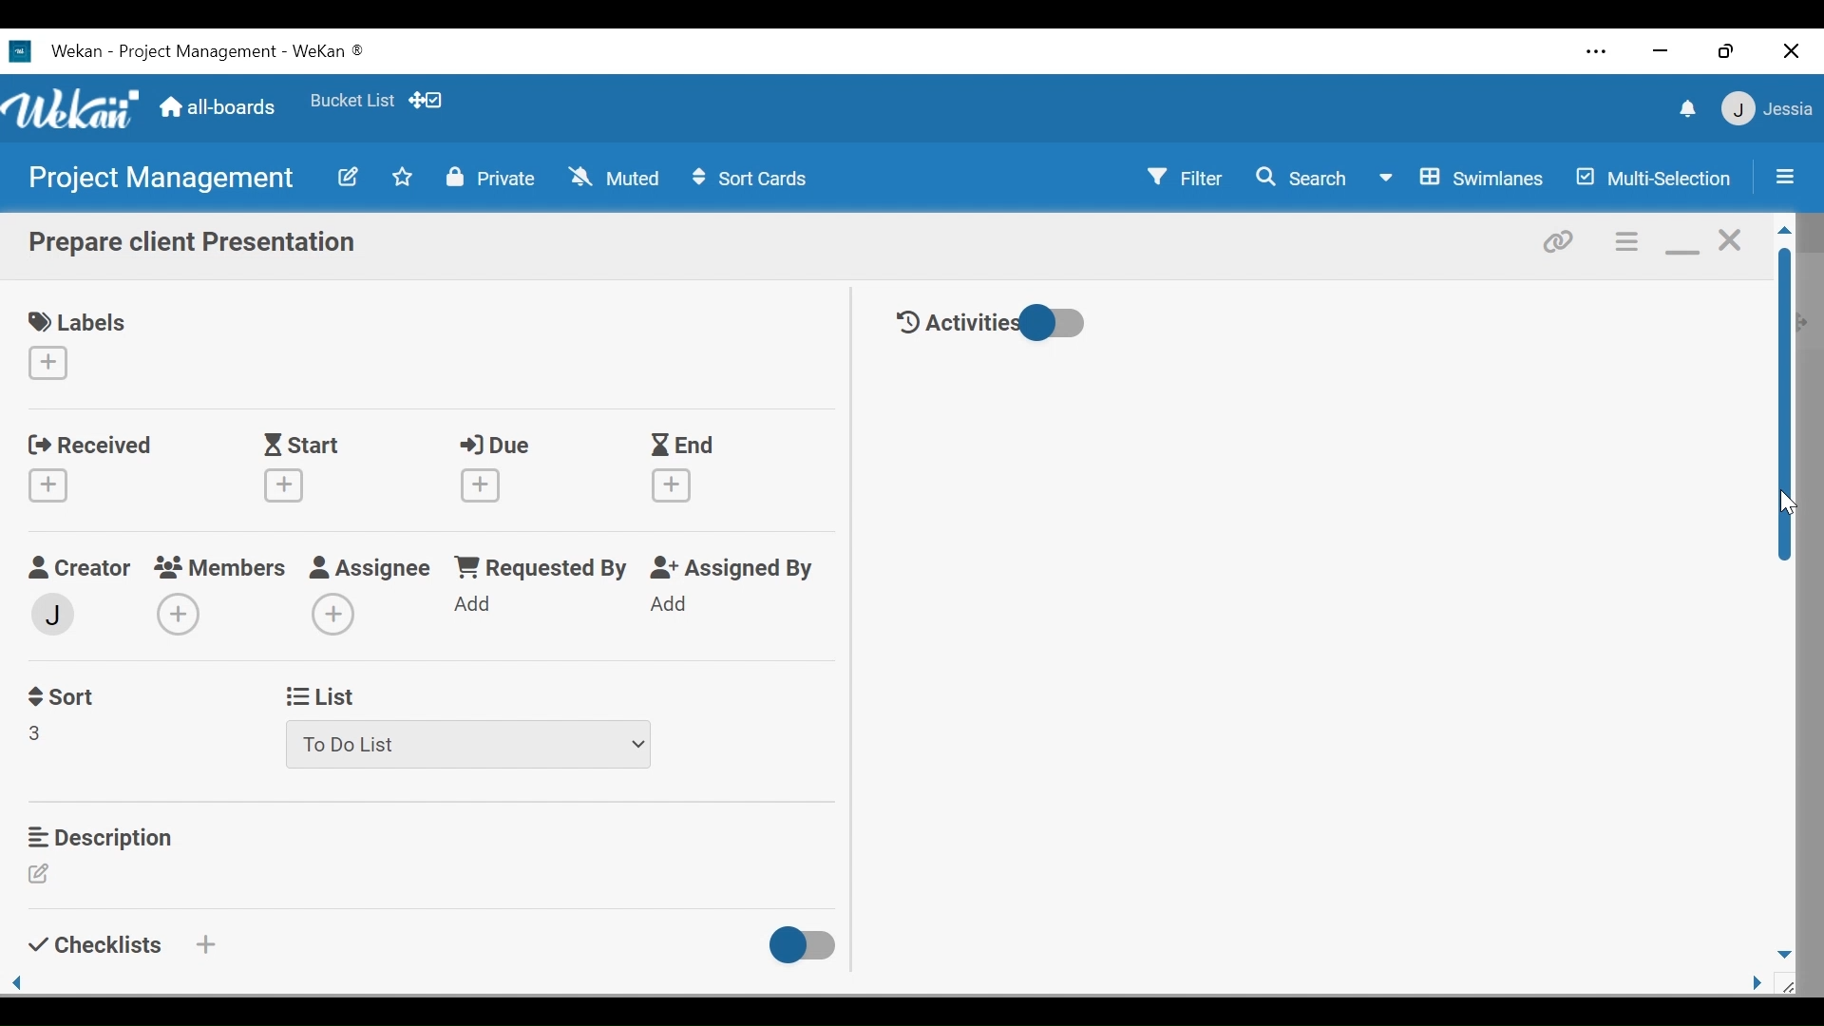 The height and width of the screenshot is (1026, 1824). I want to click on close, so click(1730, 241).